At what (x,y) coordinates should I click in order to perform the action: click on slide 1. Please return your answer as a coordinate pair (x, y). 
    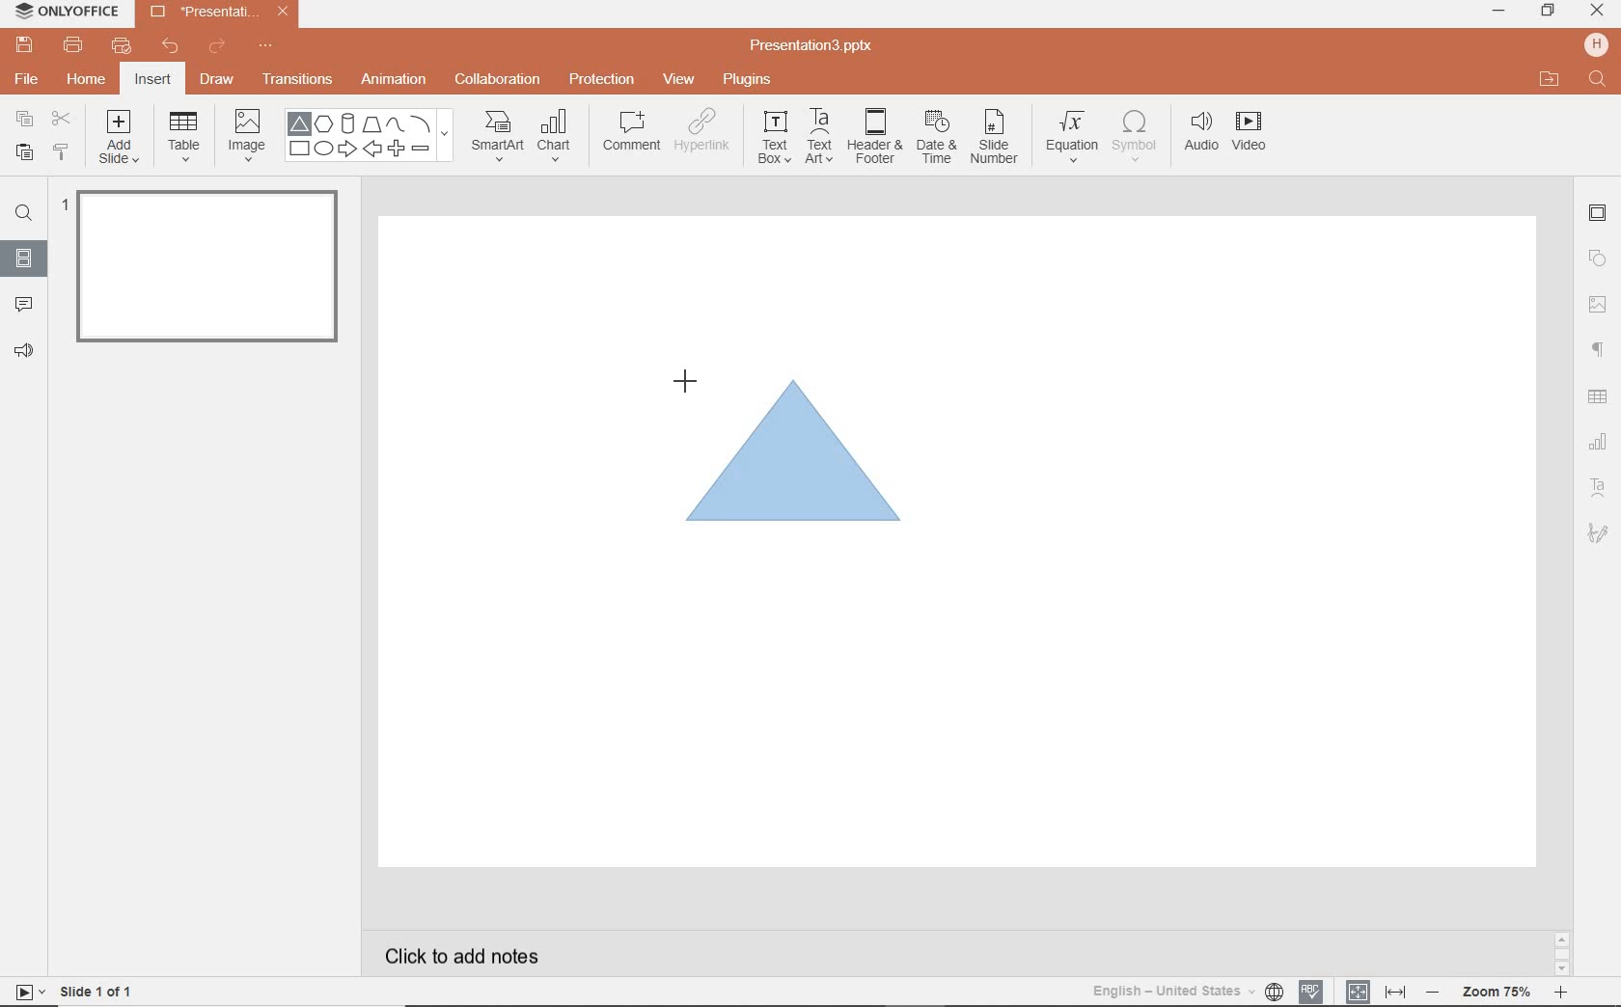
    Looking at the image, I should click on (213, 270).